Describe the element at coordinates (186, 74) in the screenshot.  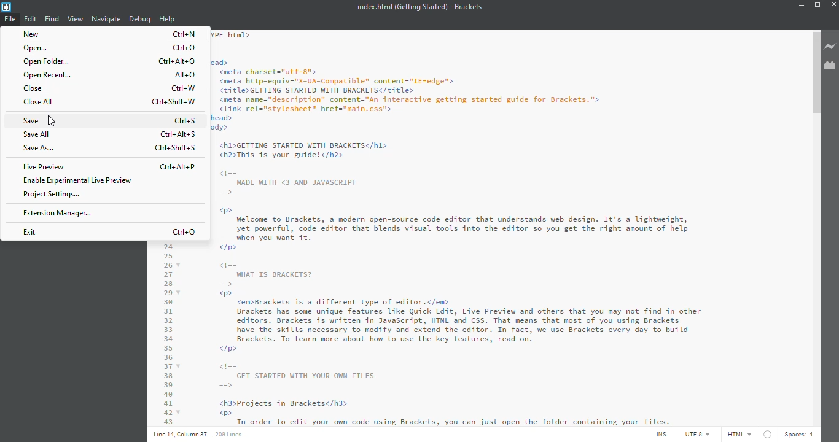
I see `alt+o` at that location.